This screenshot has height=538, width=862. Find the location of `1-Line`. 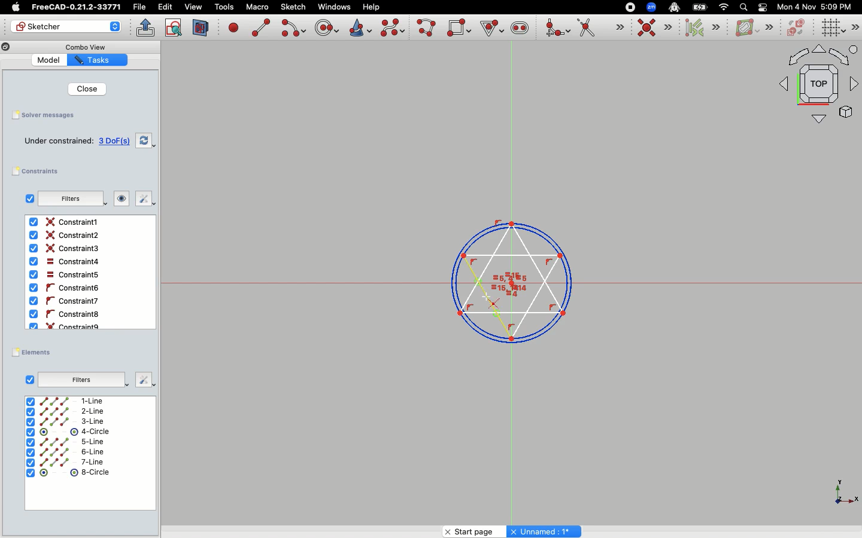

1-Line is located at coordinates (71, 401).